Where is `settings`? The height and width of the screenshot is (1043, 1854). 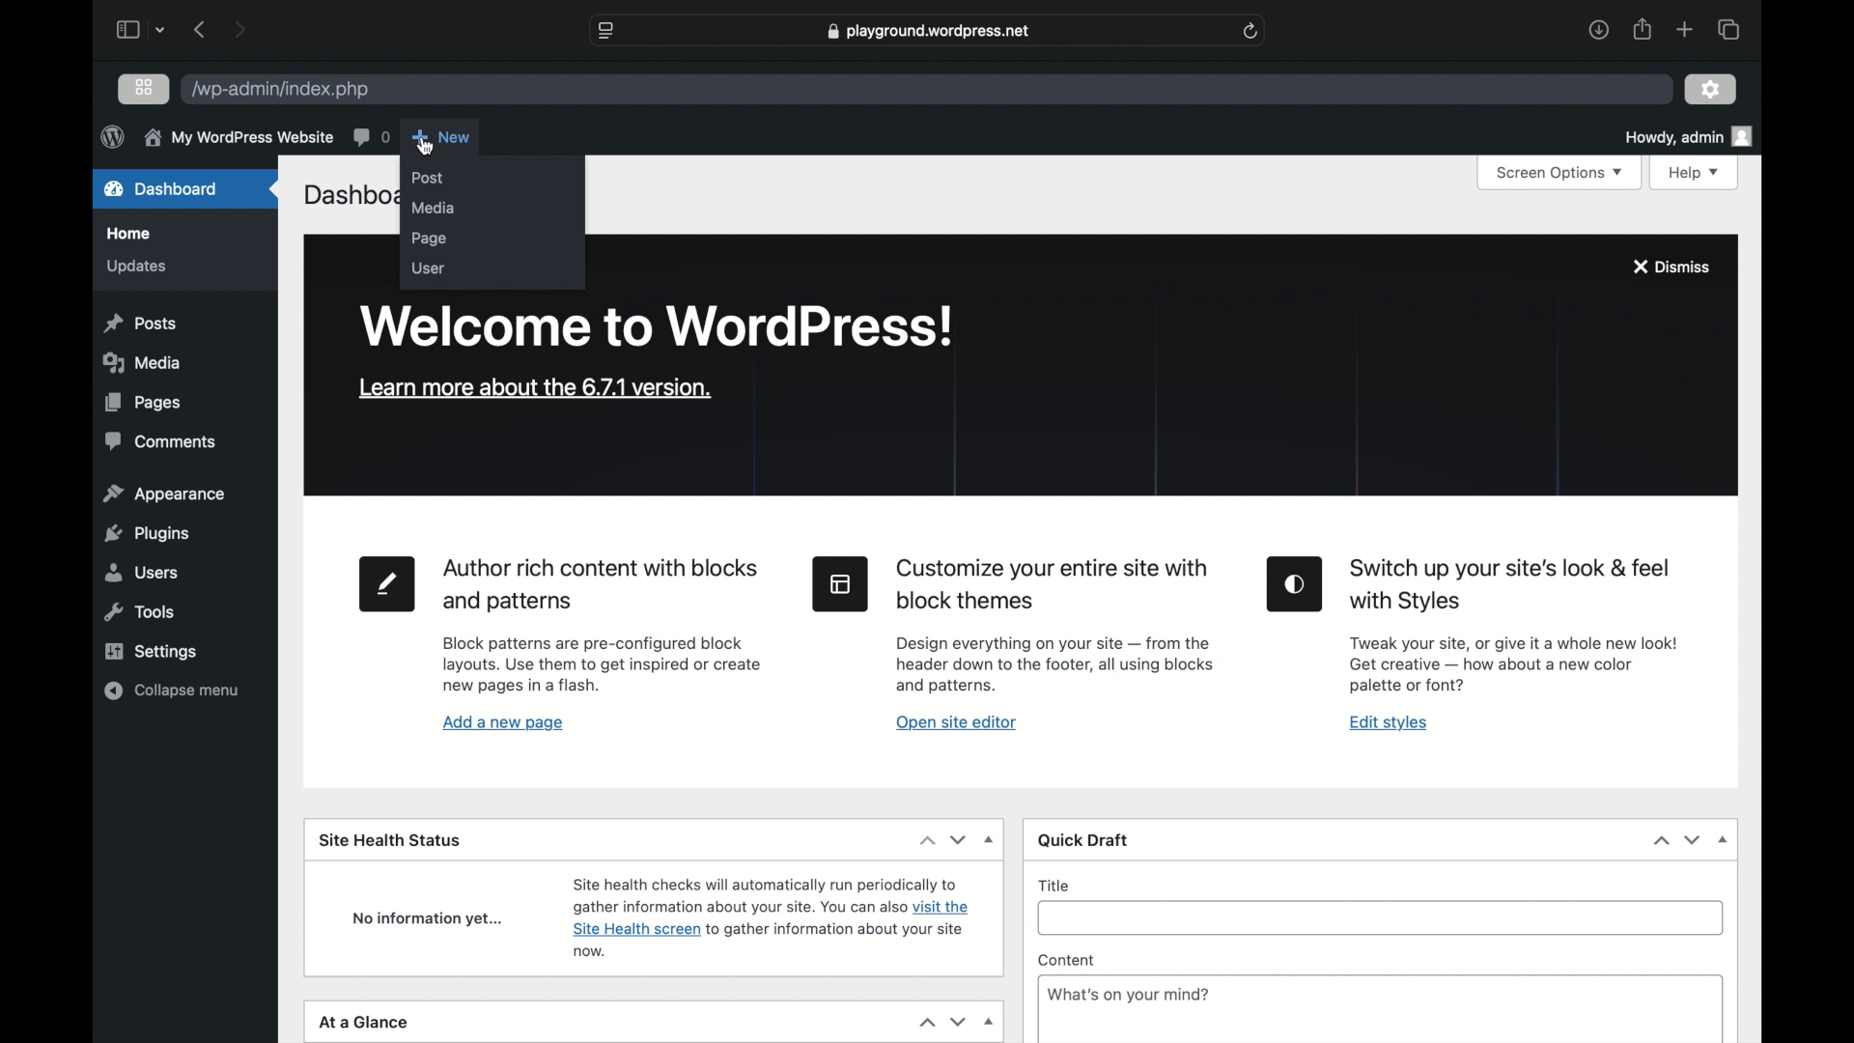
settings is located at coordinates (1711, 90).